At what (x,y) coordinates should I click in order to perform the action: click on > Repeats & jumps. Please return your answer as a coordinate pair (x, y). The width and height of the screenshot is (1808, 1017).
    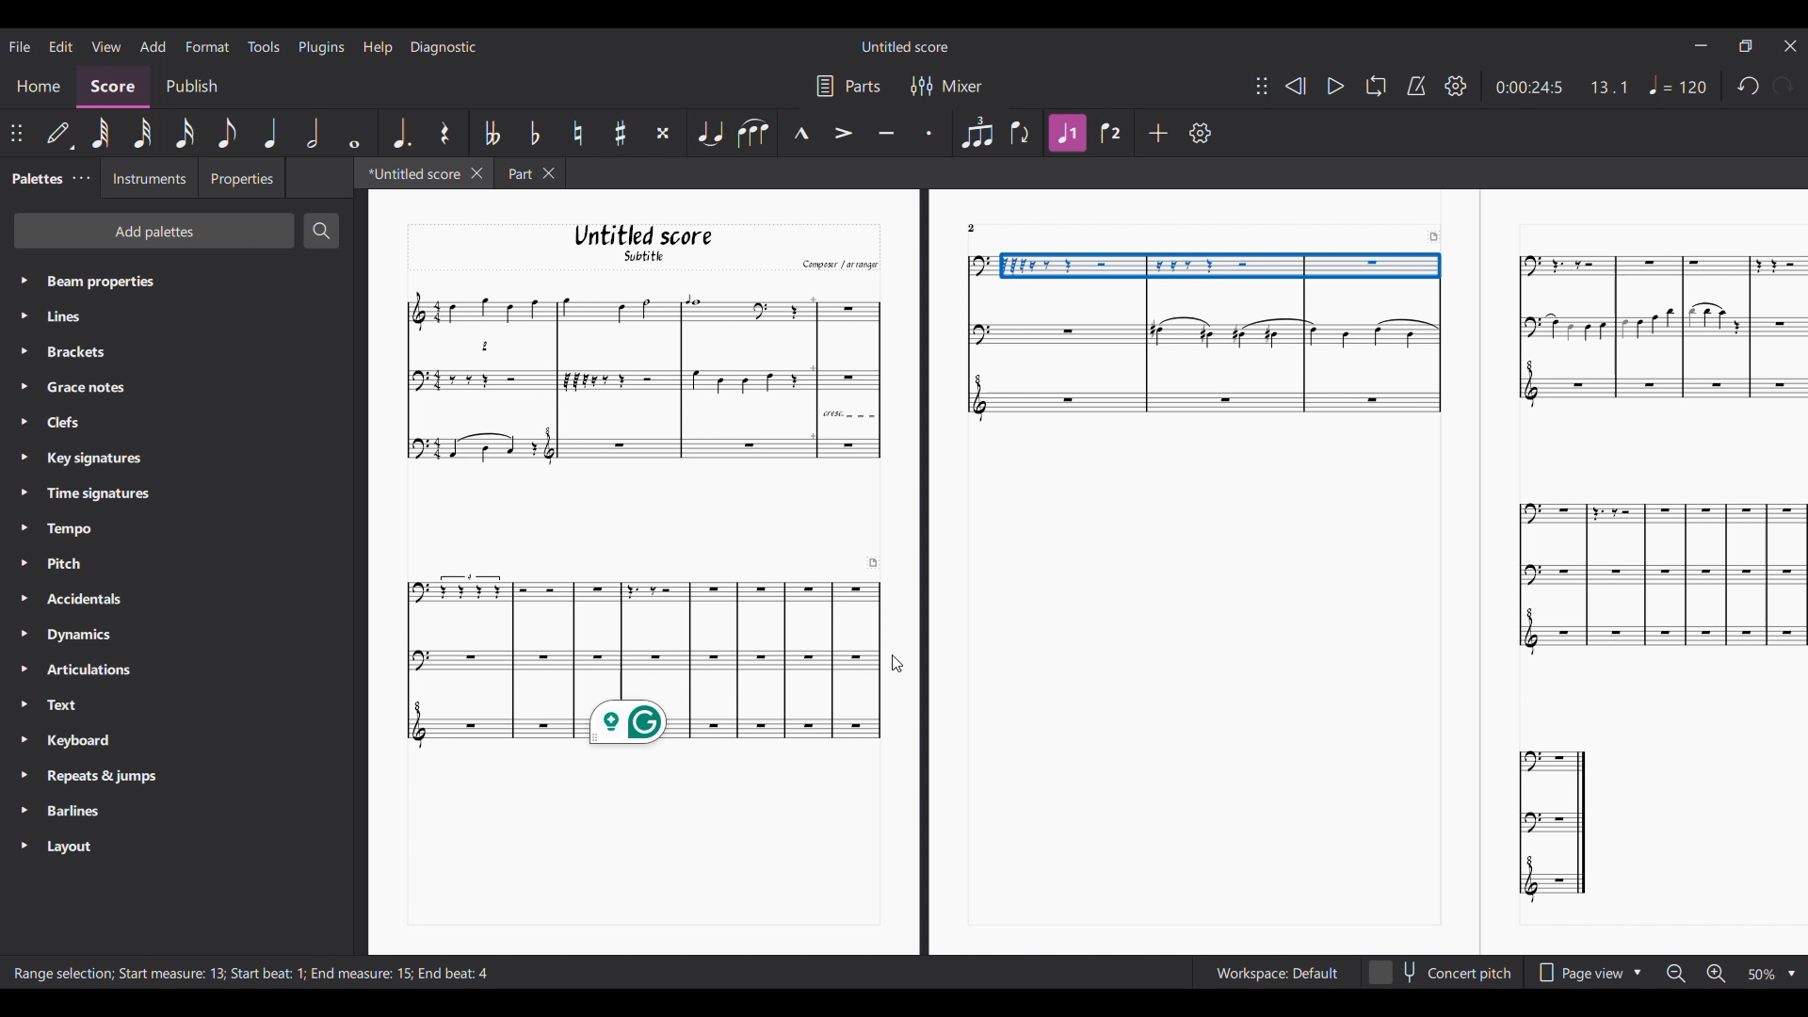
    Looking at the image, I should click on (91, 777).